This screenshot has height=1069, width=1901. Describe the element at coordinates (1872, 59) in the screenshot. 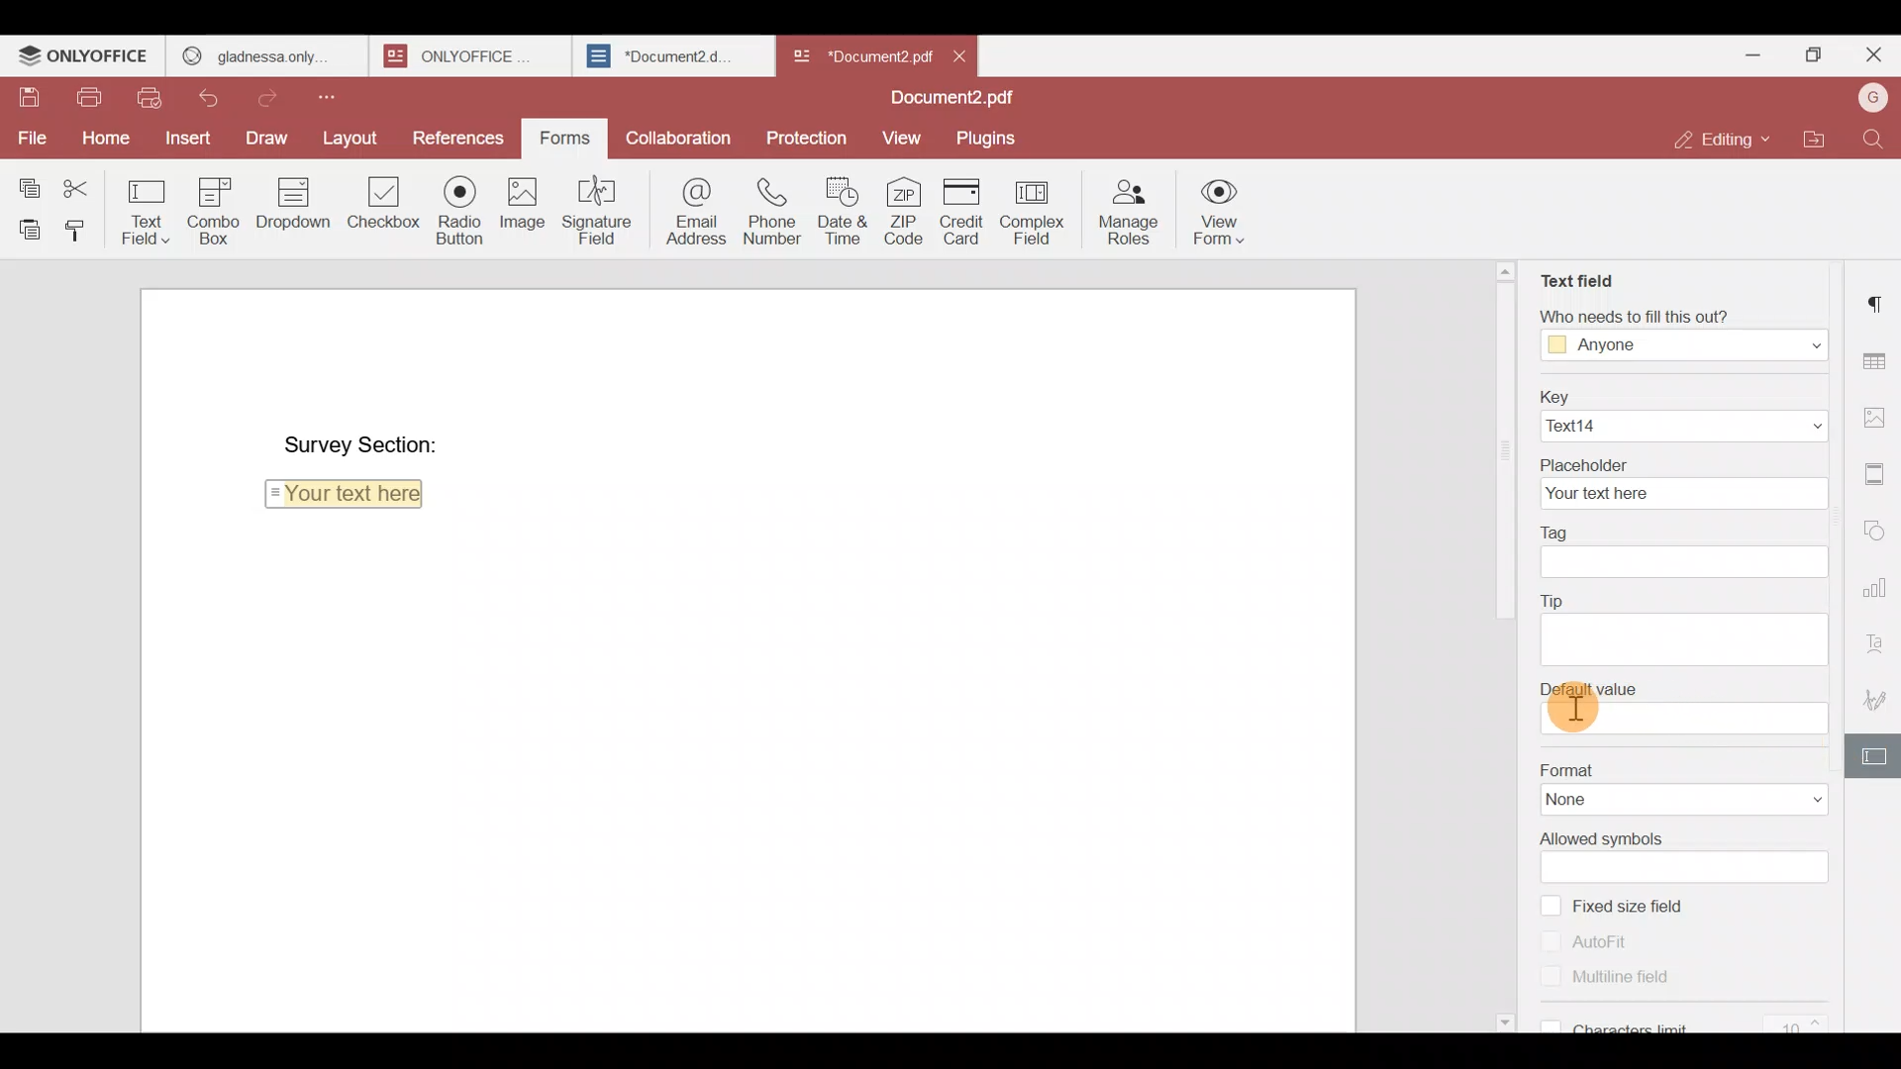

I see `Close` at that location.